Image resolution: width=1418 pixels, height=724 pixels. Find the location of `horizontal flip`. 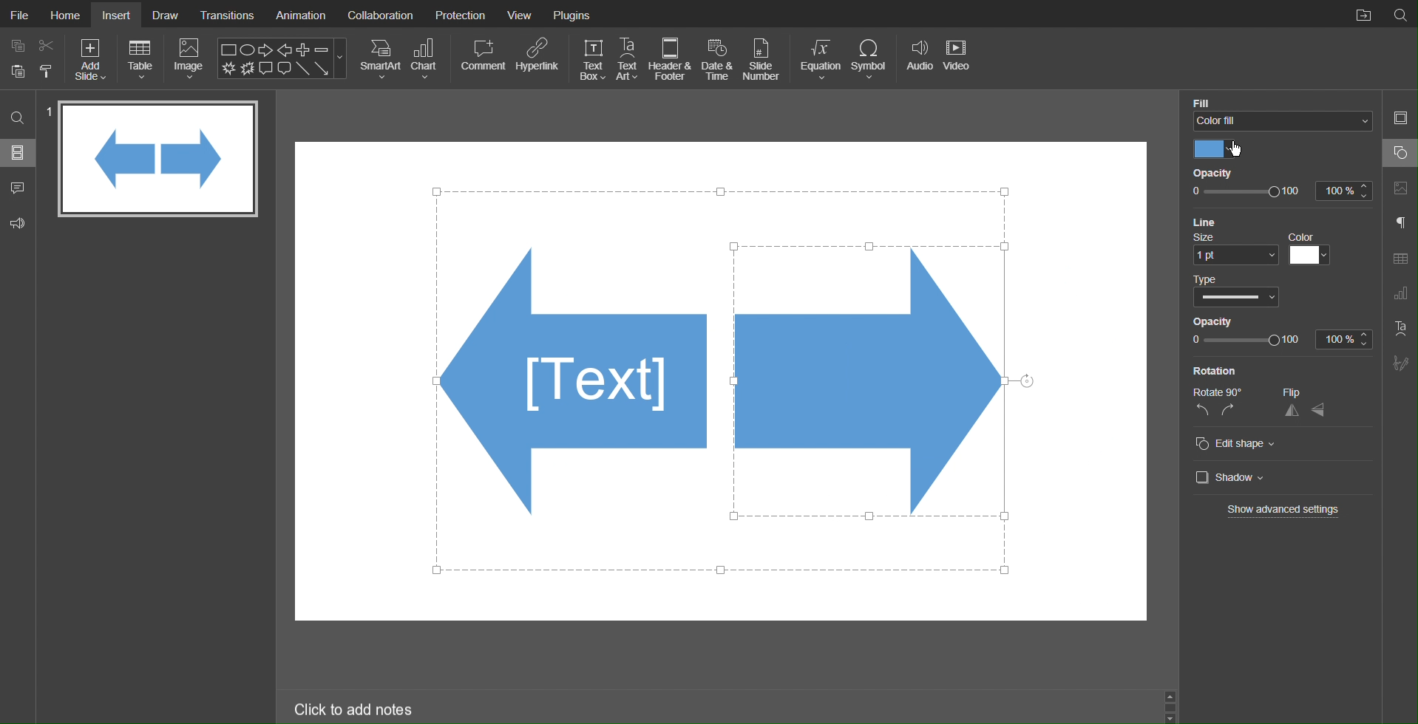

horizontal flip is located at coordinates (1291, 410).